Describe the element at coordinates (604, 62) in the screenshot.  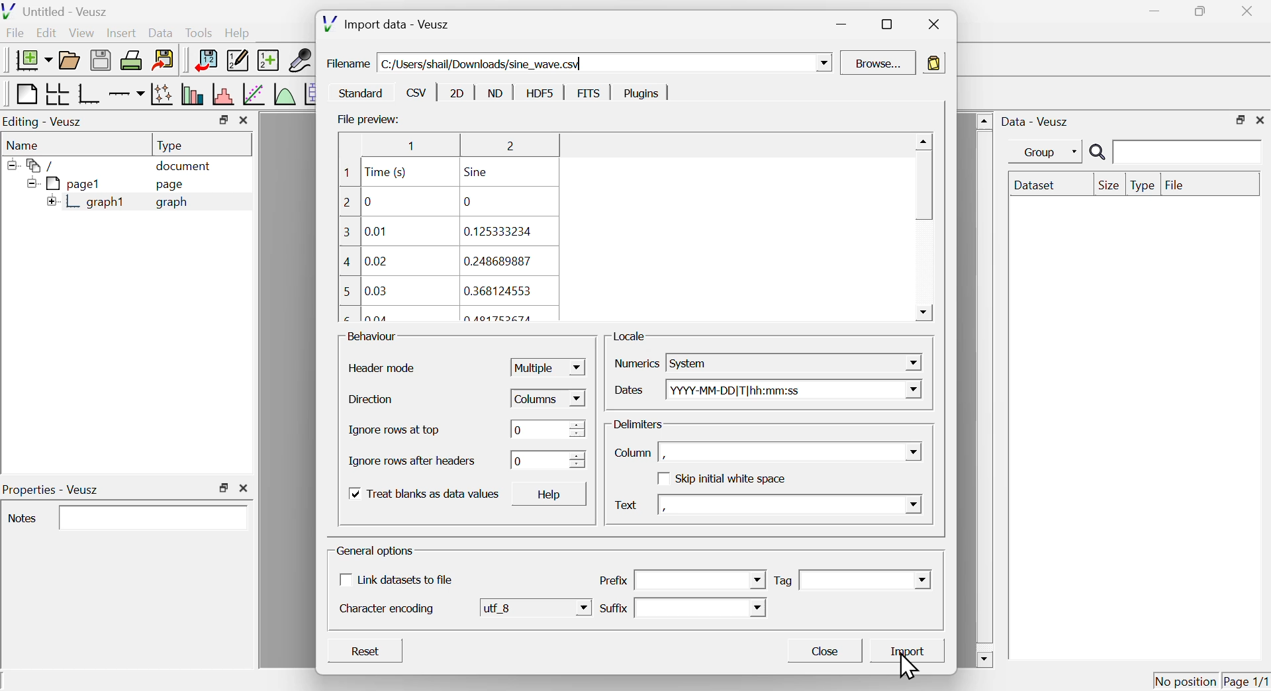
I see `C:/Users/shail/Downloads/sine_wave.csv |` at that location.